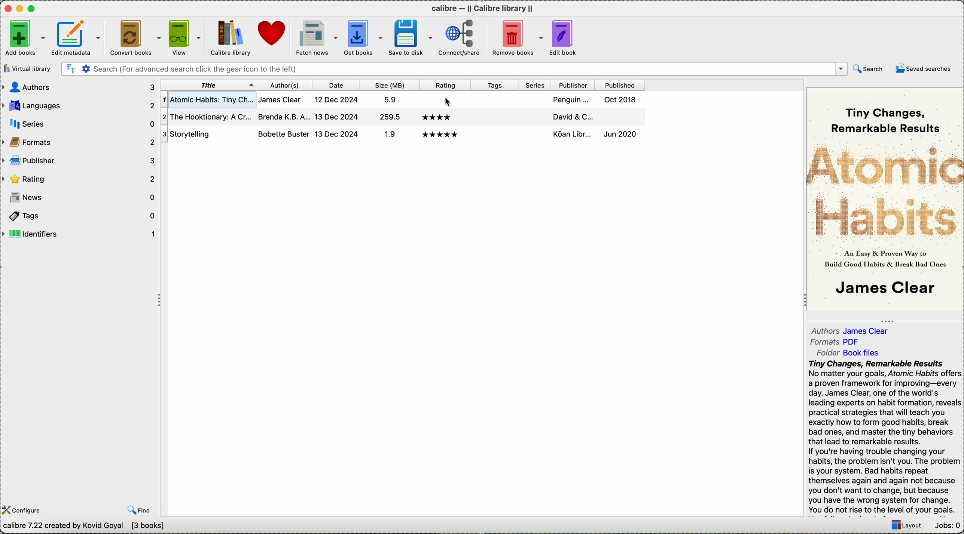  Describe the element at coordinates (337, 116) in the screenshot. I see `13 dec 2024` at that location.